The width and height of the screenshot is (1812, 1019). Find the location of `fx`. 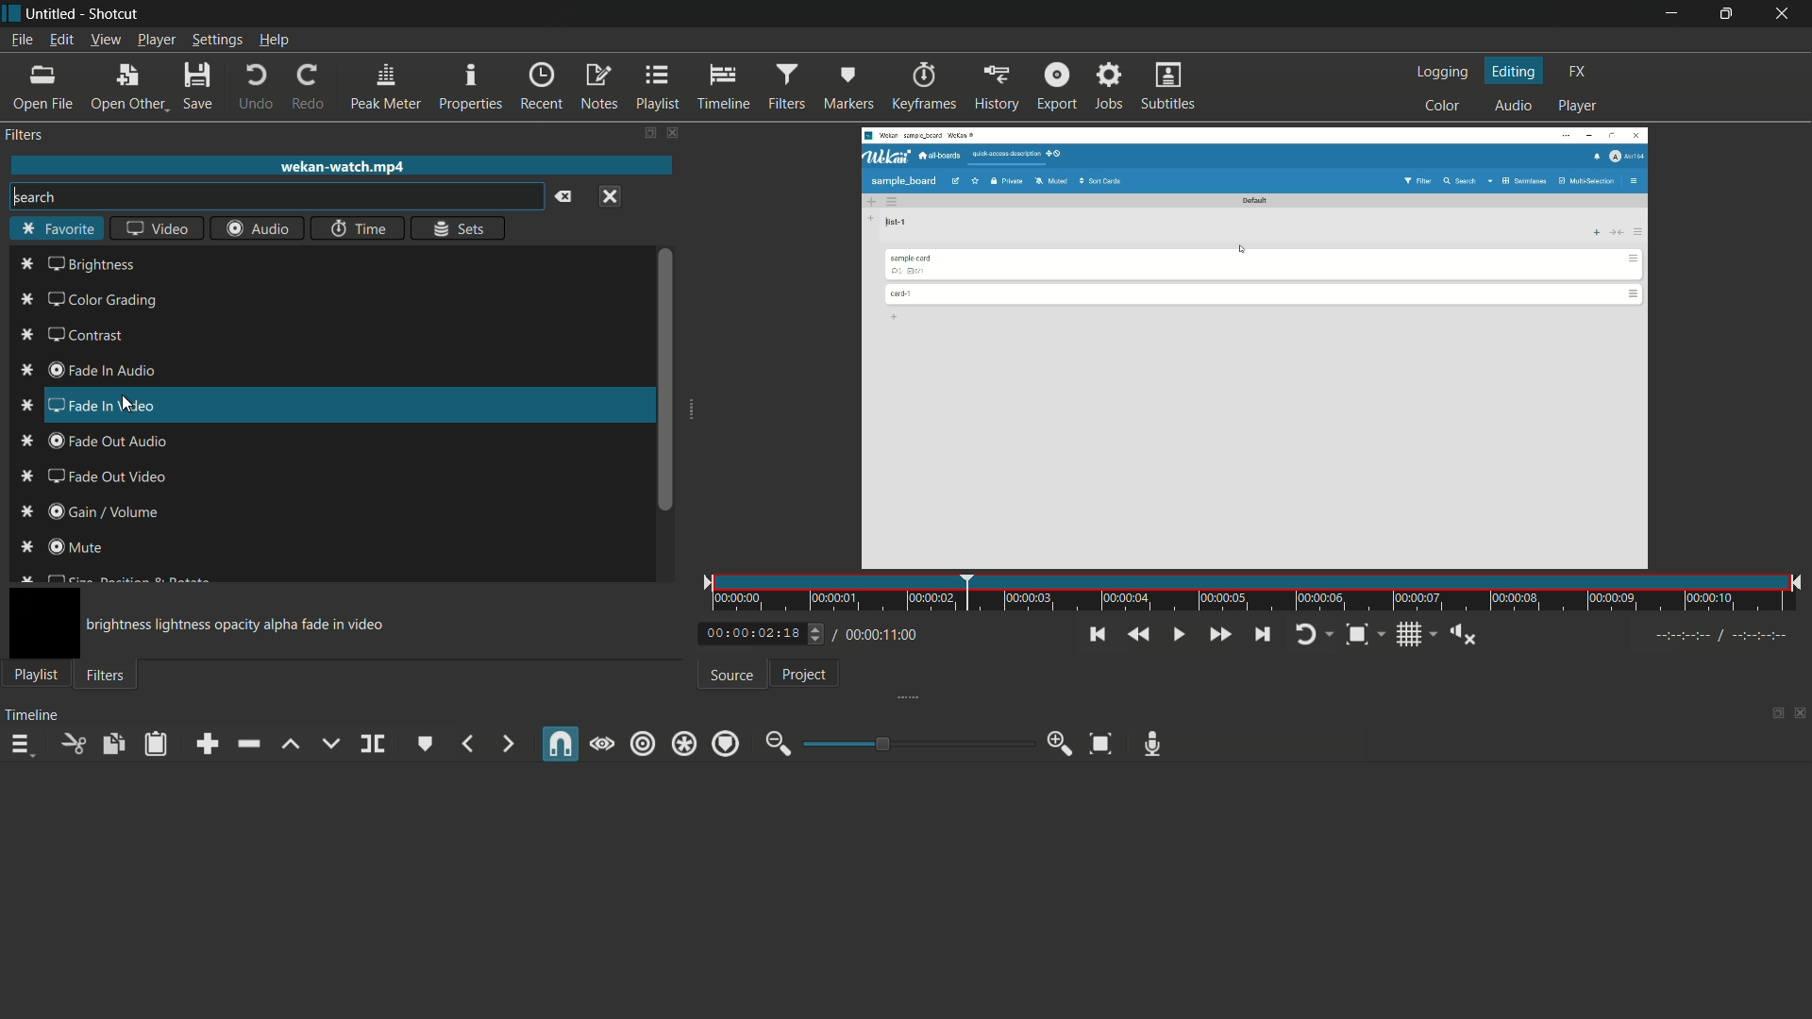

fx is located at coordinates (1579, 72).